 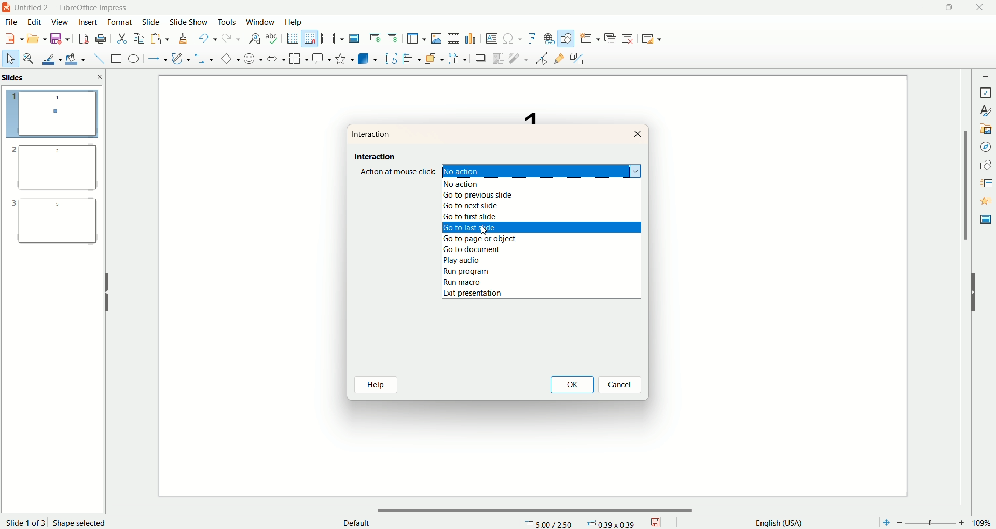 What do you see at coordinates (37, 39) in the screenshot?
I see `open` at bounding box center [37, 39].